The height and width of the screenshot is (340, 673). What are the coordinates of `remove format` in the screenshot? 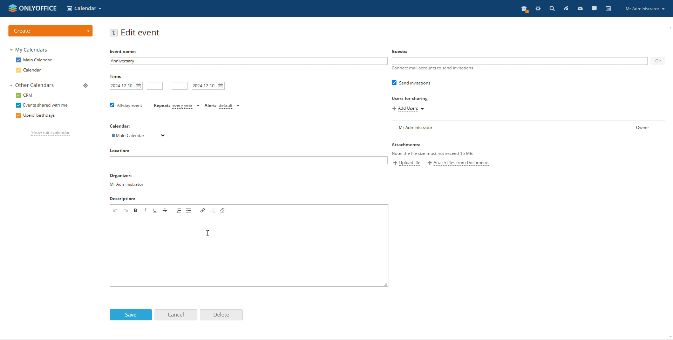 It's located at (223, 210).